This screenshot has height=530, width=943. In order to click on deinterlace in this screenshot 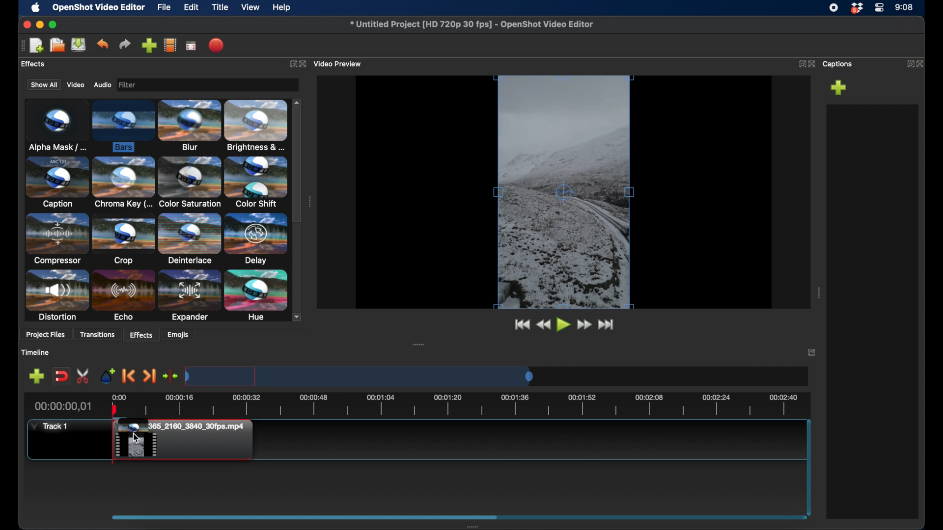, I will do `click(189, 239)`.